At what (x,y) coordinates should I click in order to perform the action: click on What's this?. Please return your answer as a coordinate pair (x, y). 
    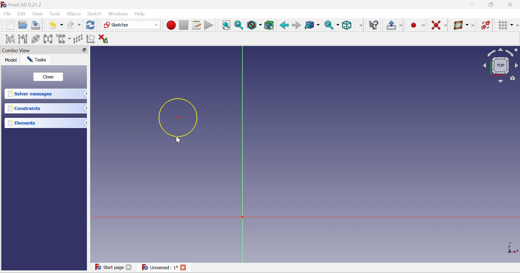
    Looking at the image, I should click on (375, 25).